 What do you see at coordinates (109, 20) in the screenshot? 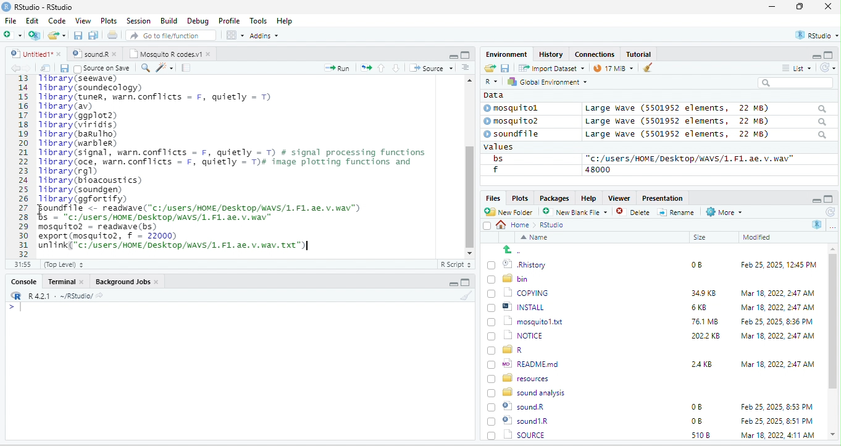
I see `Plots` at bounding box center [109, 20].